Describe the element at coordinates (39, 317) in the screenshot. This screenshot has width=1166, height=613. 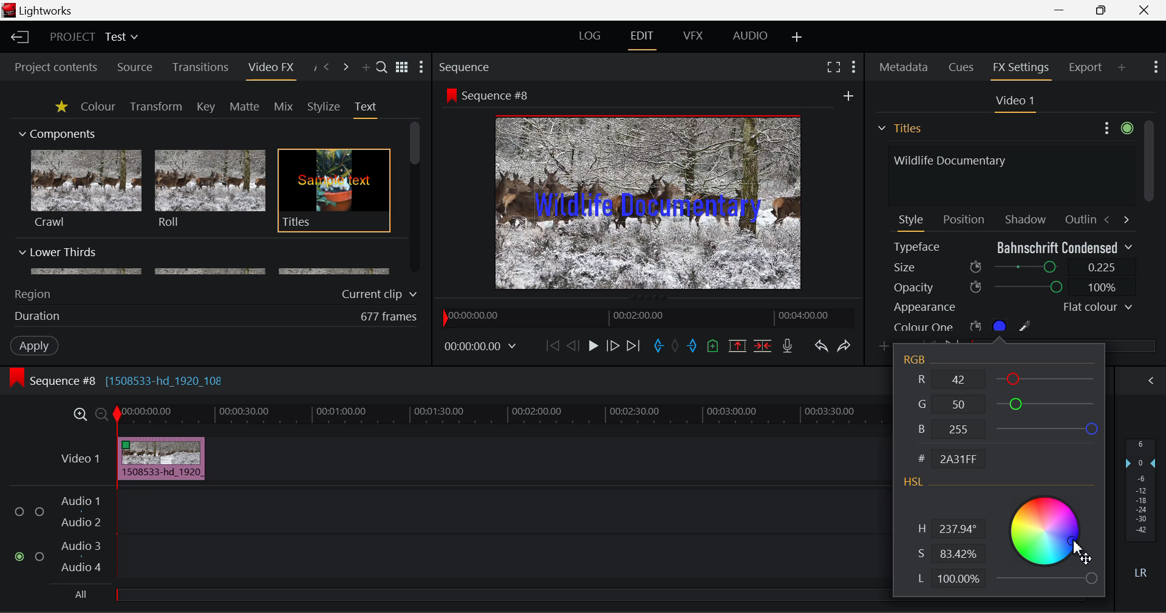
I see `Duration` at that location.